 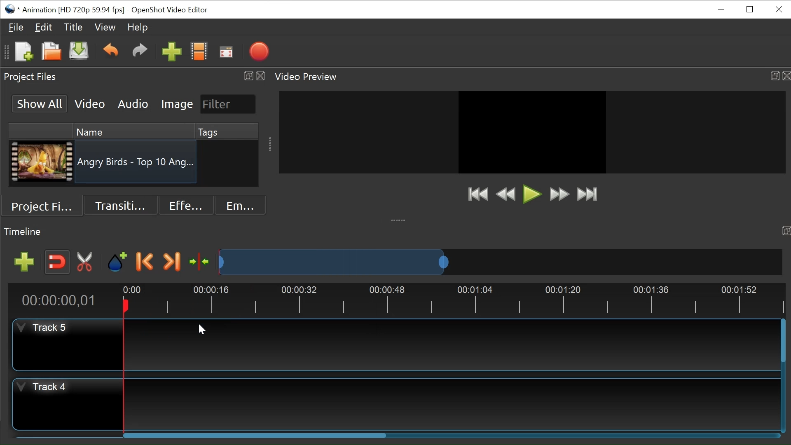 I want to click on Snap, so click(x=56, y=262).